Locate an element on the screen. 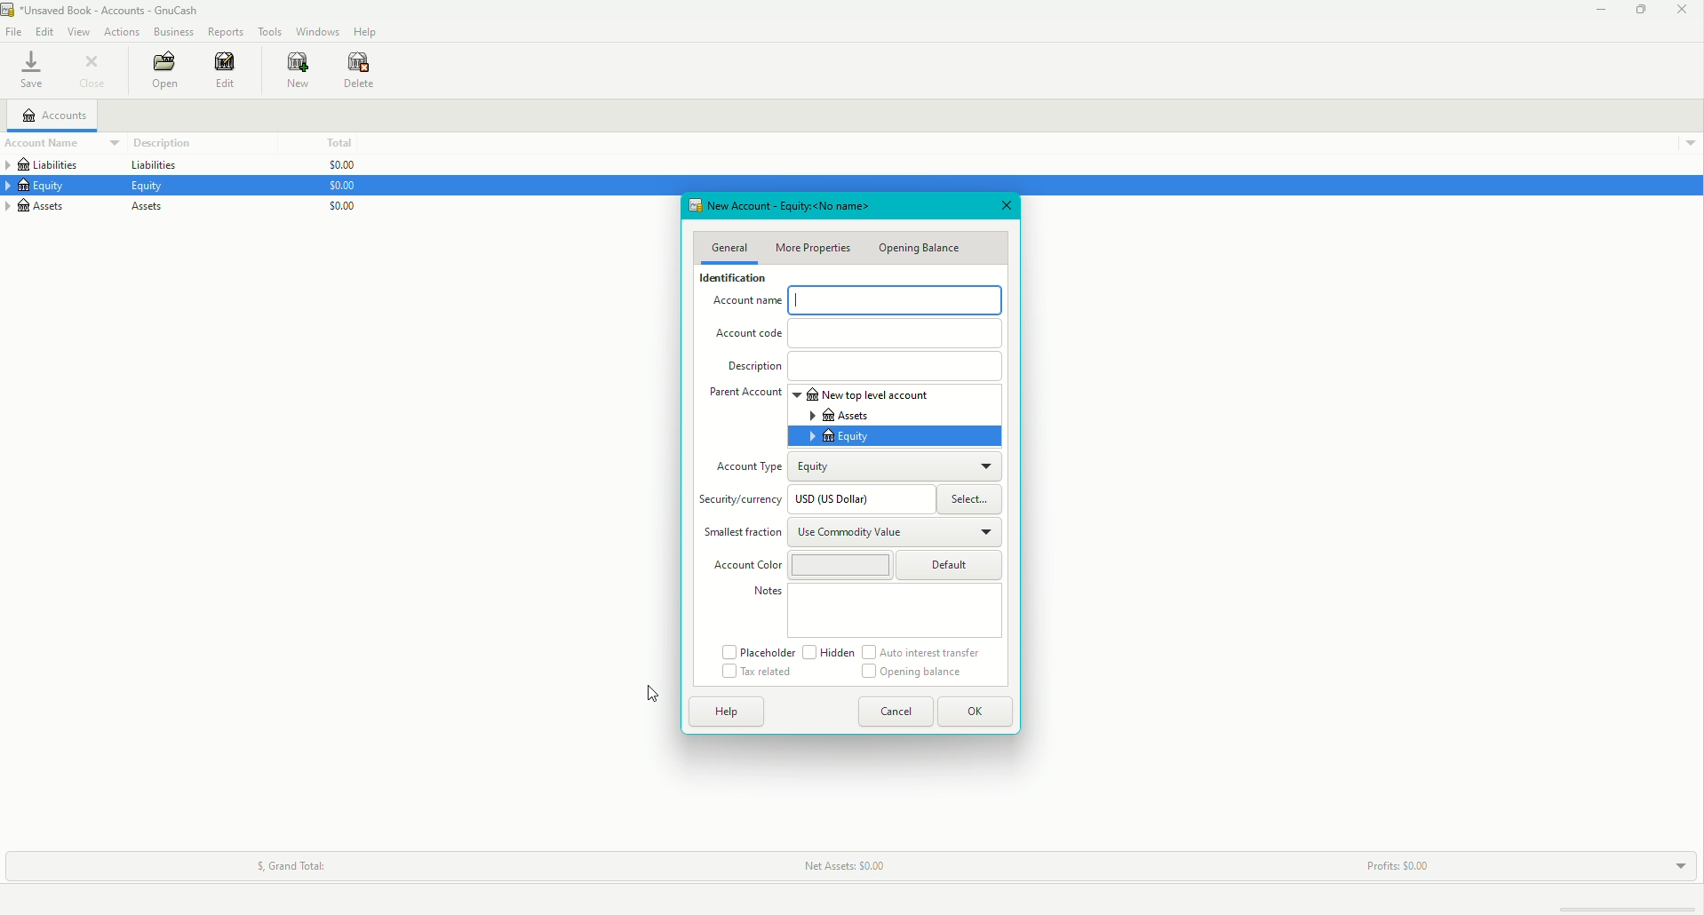  Security/currency is located at coordinates (743, 501).